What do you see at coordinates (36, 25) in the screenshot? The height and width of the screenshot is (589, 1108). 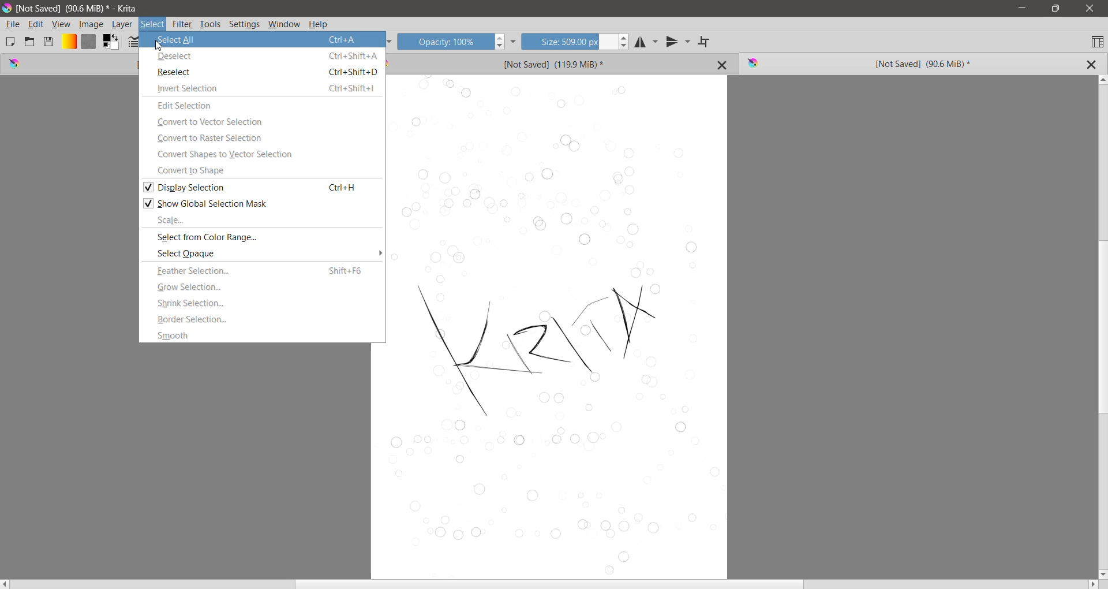 I see `Edit` at bounding box center [36, 25].